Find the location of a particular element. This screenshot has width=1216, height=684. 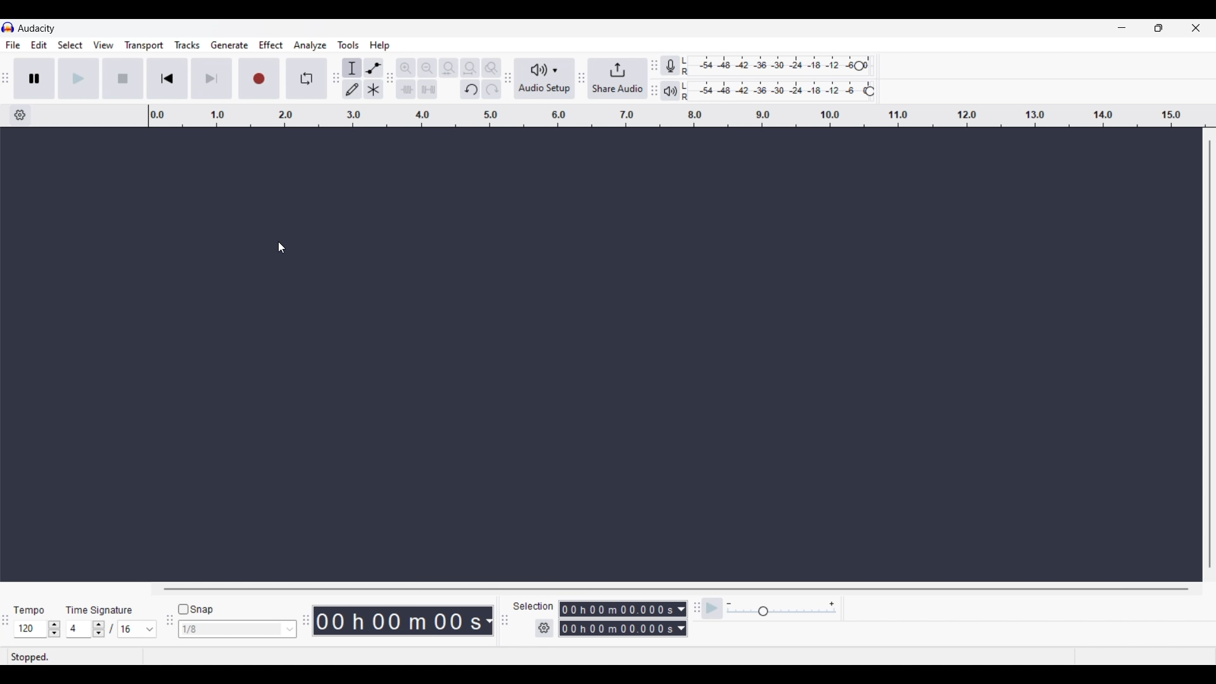

Playback meter is located at coordinates (676, 91).